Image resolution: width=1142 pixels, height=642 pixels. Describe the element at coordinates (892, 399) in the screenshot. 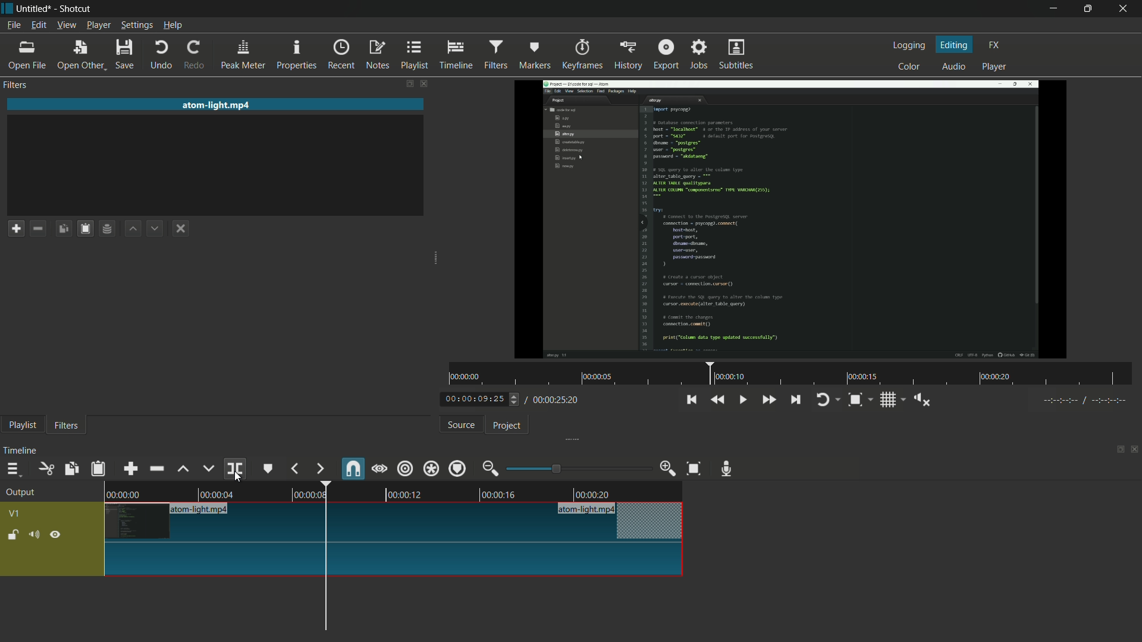

I see `toggle grid` at that location.